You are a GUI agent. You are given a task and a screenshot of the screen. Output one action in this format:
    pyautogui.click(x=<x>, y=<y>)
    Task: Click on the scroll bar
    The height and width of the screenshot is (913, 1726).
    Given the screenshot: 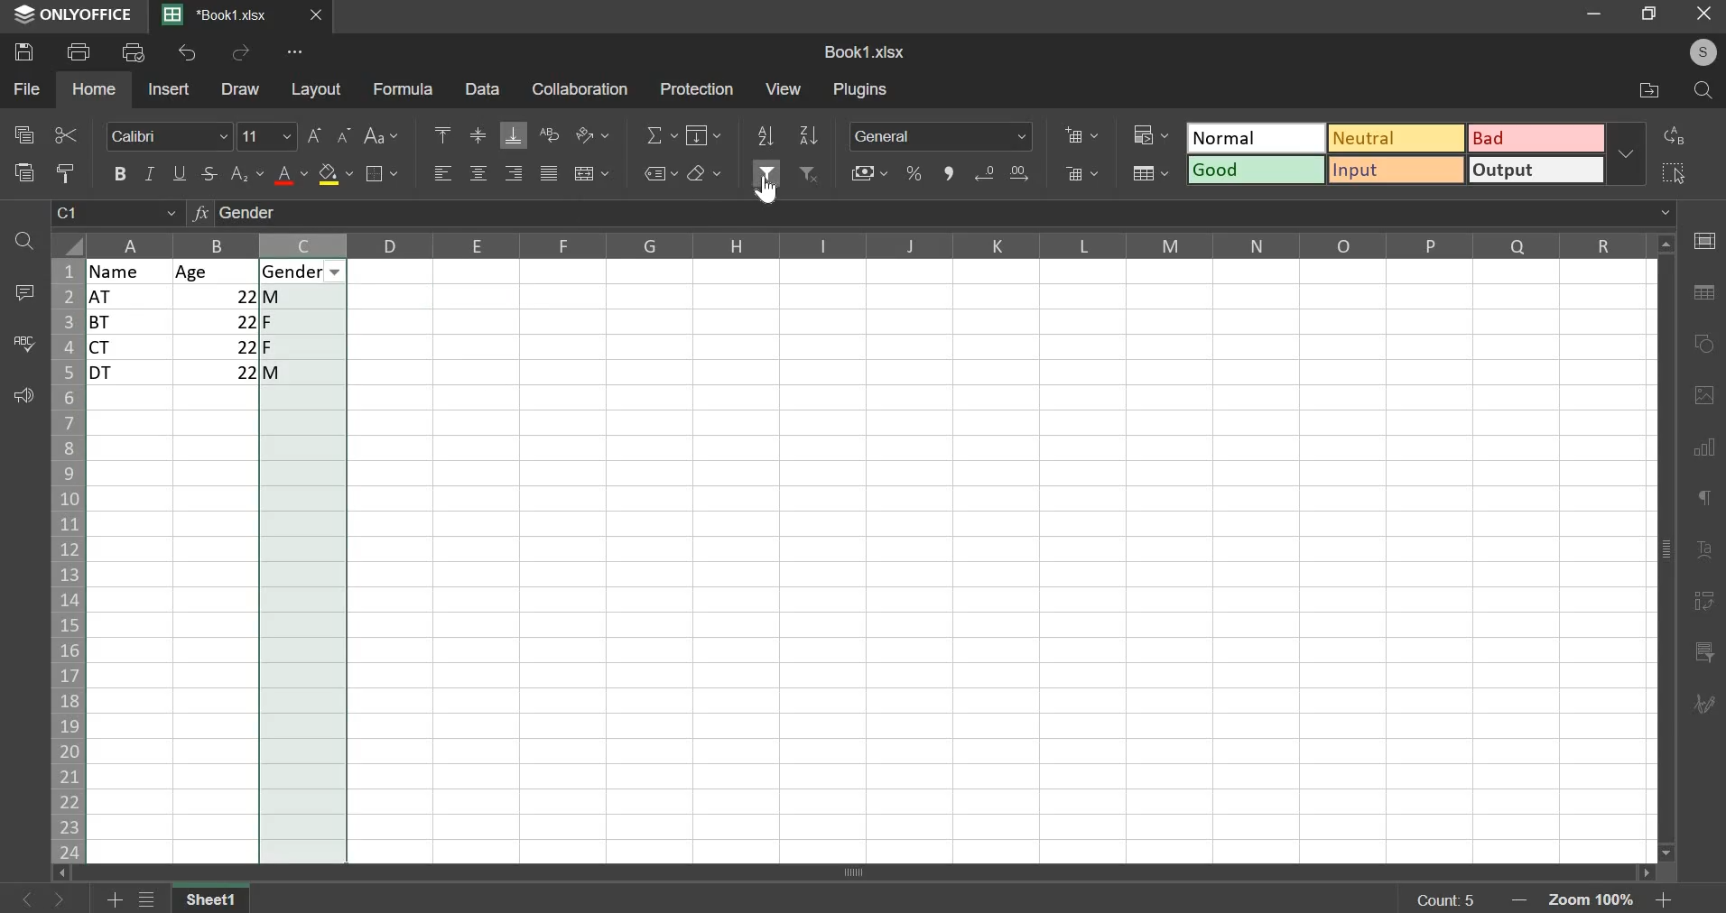 What is the action you would take?
    pyautogui.click(x=872, y=872)
    